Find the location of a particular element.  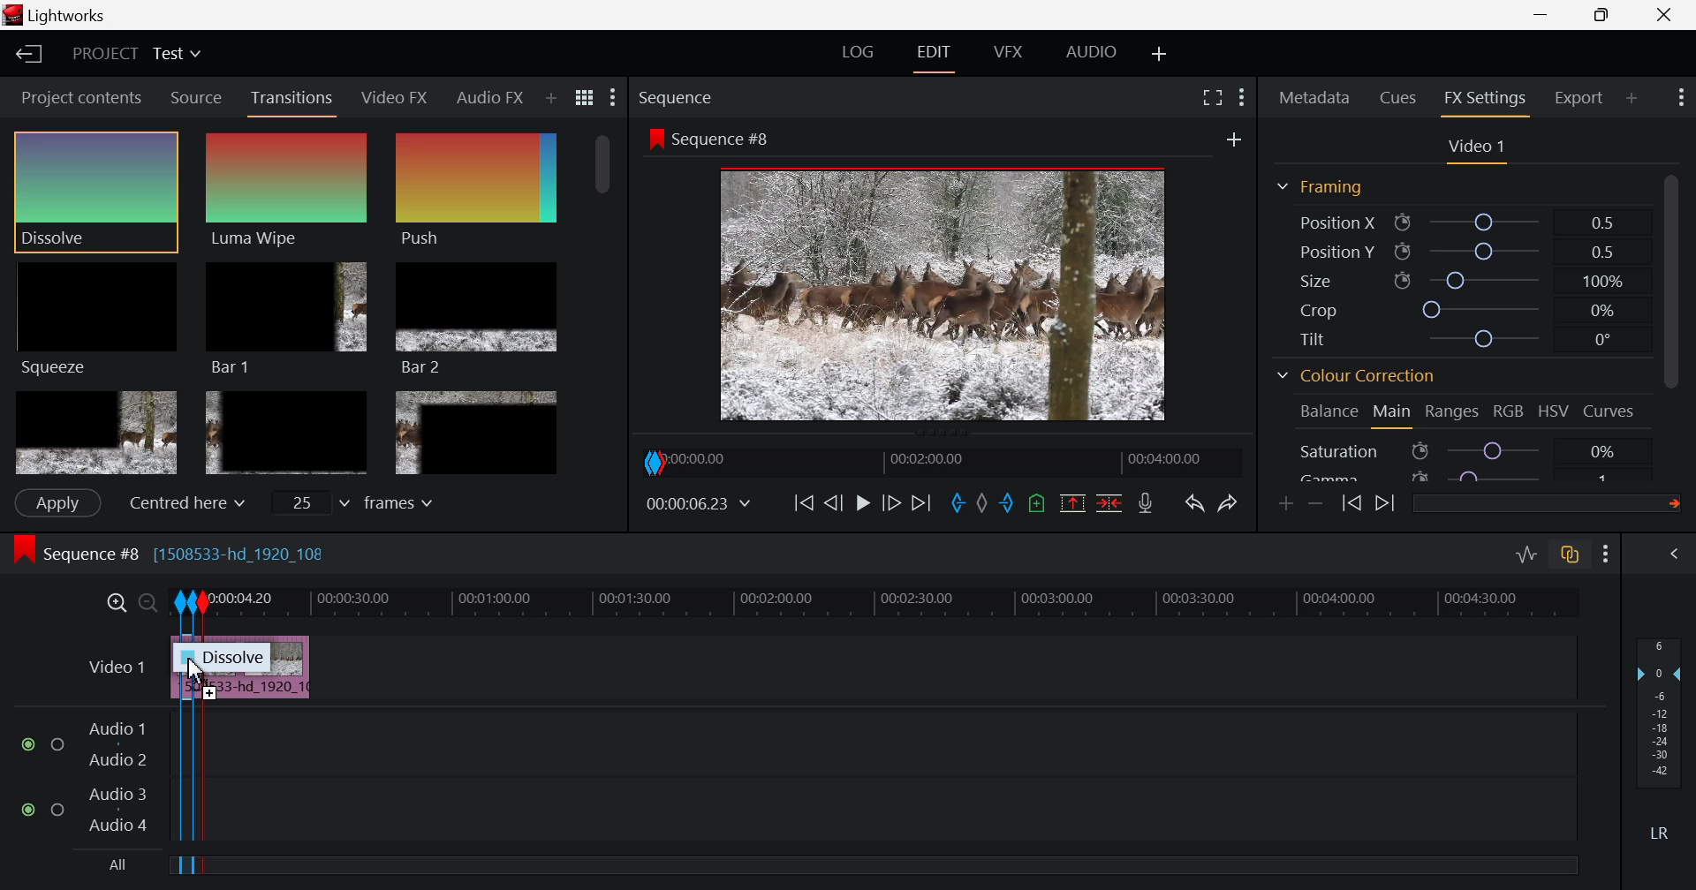

Sequence #8 [1508533-hd_1920_10 is located at coordinates (175, 551).